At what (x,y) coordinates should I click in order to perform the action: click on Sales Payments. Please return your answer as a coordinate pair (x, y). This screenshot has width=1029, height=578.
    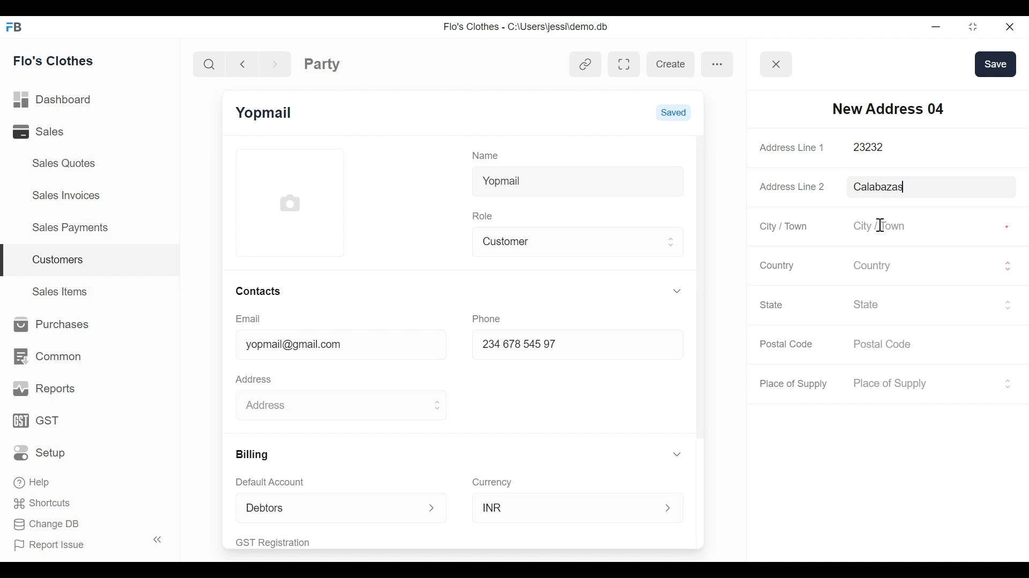
    Looking at the image, I should click on (69, 227).